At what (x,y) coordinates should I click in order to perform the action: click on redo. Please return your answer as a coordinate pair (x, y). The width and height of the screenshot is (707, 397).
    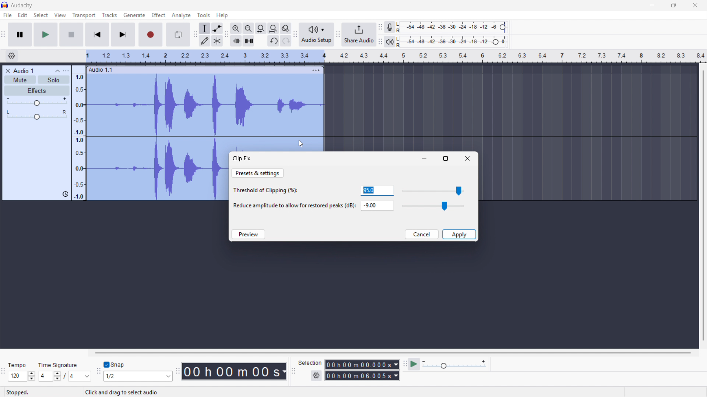
    Looking at the image, I should click on (285, 41).